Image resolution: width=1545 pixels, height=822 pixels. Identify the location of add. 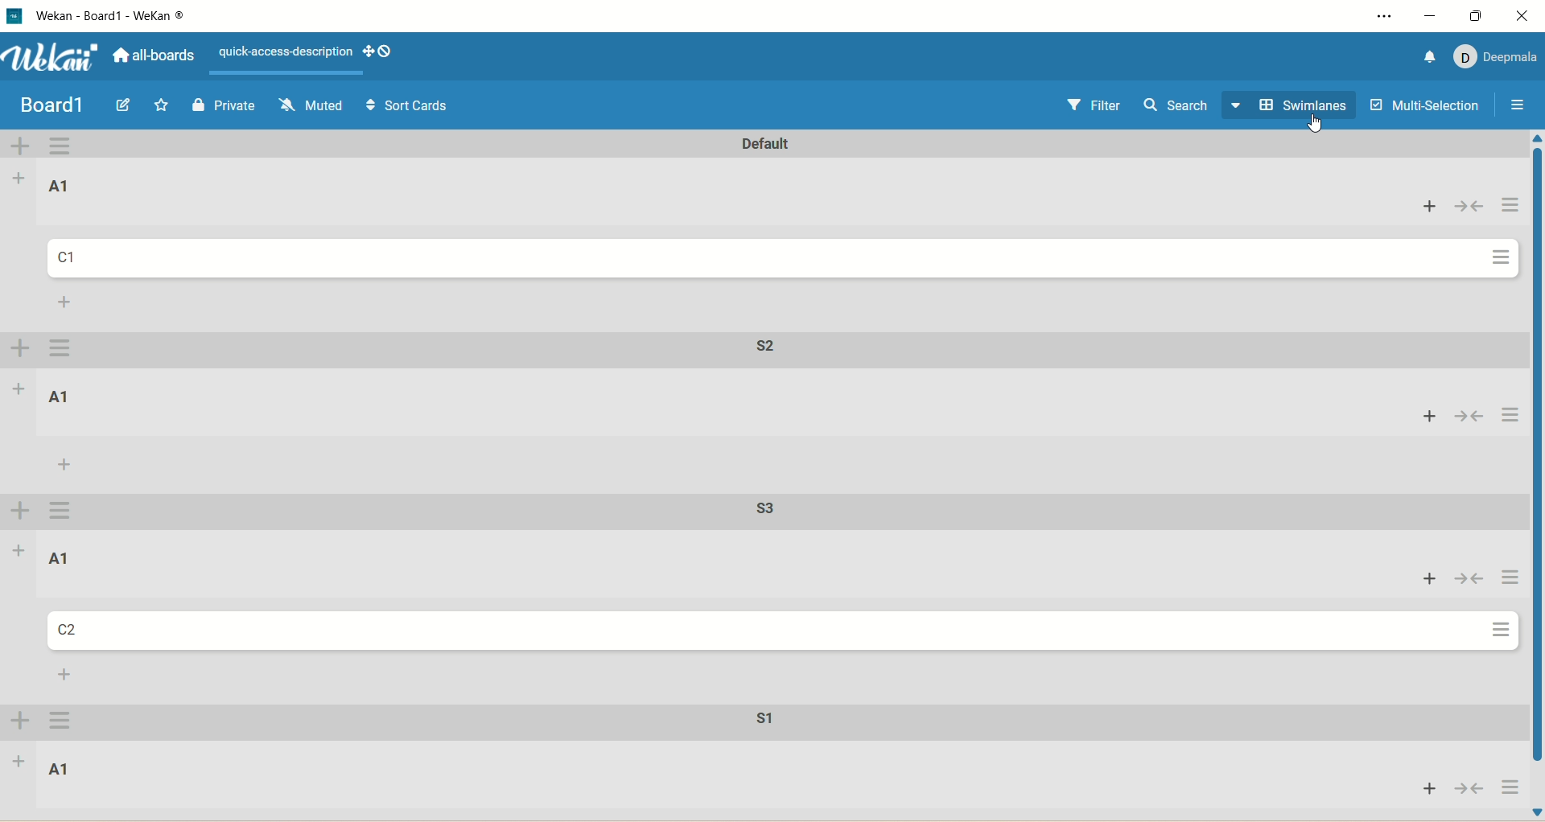
(1425, 580).